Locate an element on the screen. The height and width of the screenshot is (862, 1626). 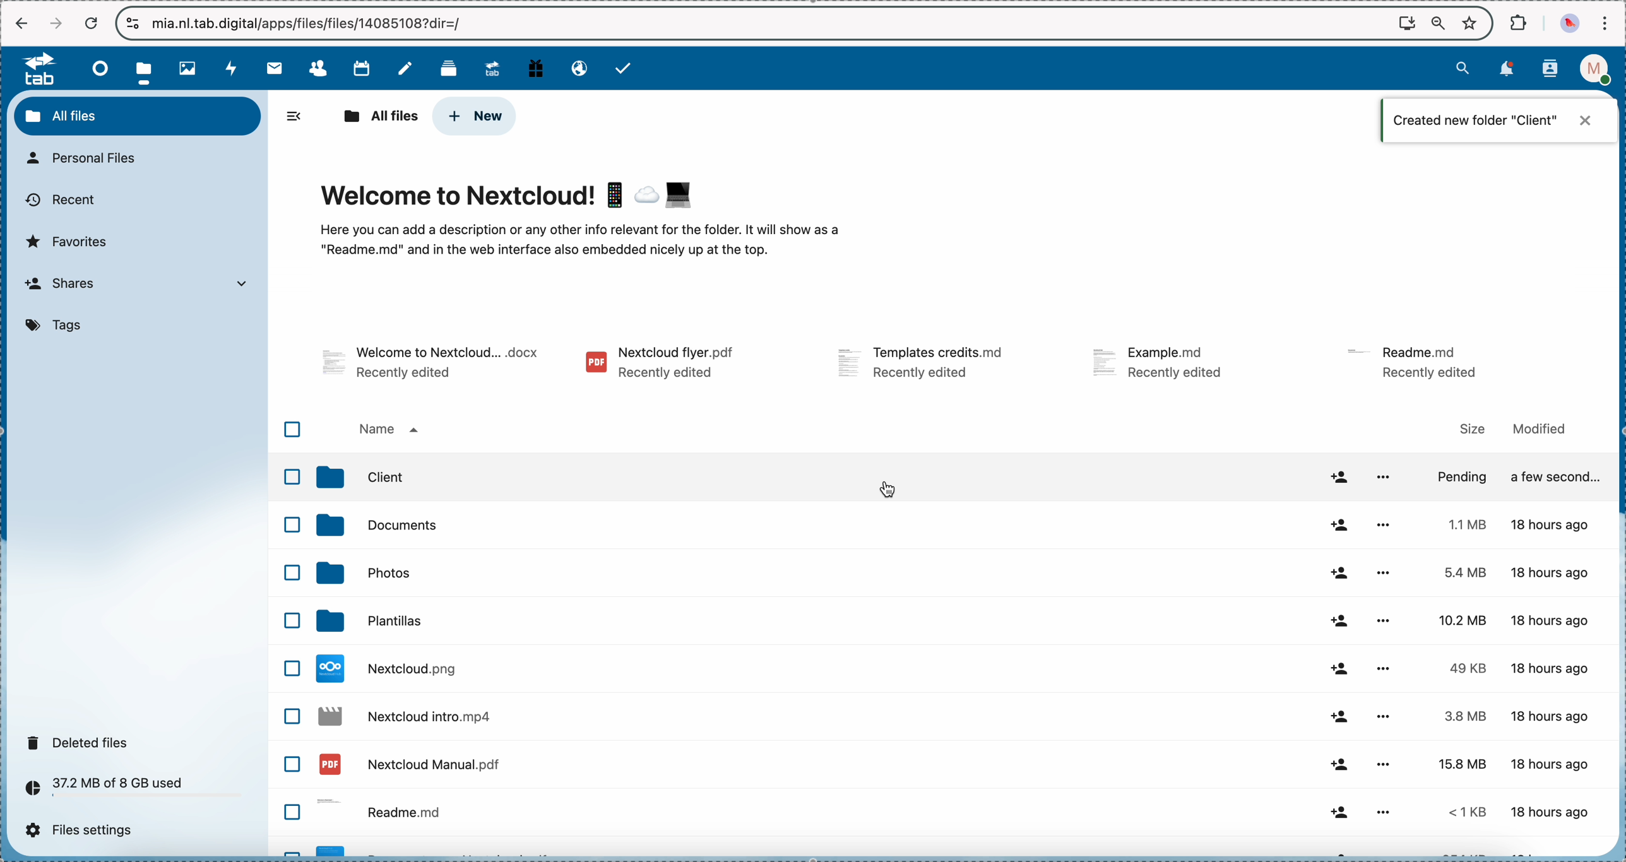
free is located at coordinates (536, 67).